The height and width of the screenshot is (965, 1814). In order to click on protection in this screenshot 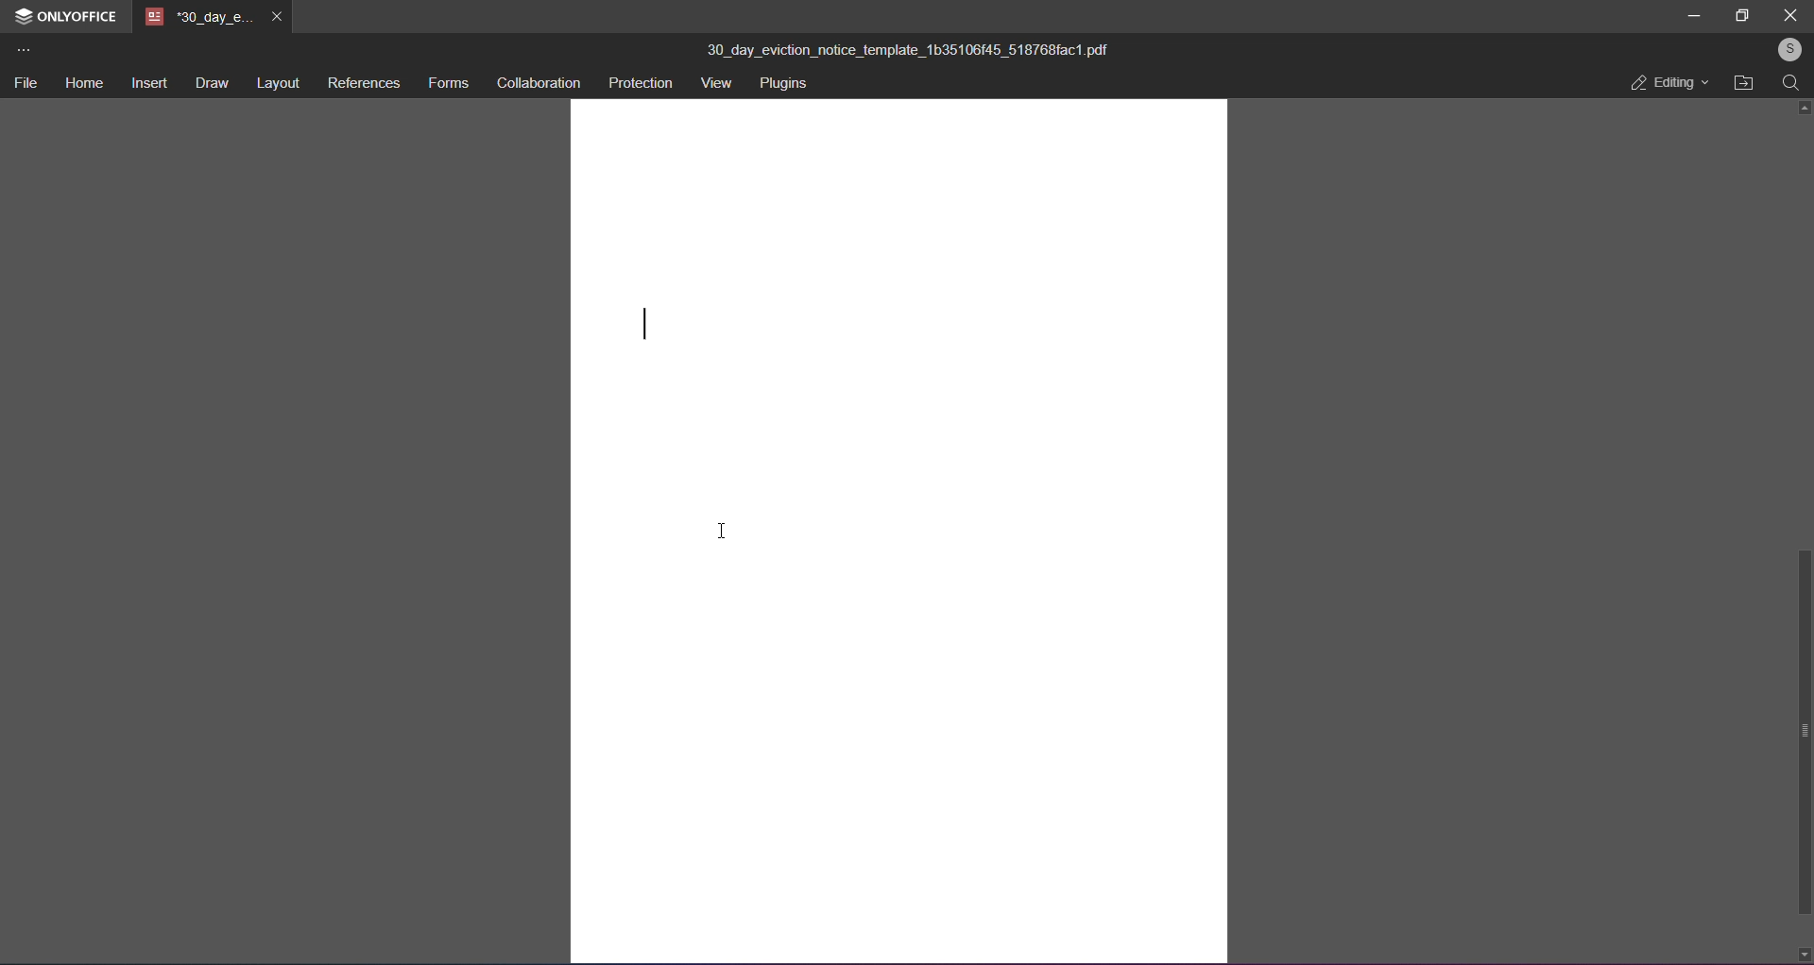, I will do `click(642, 83)`.